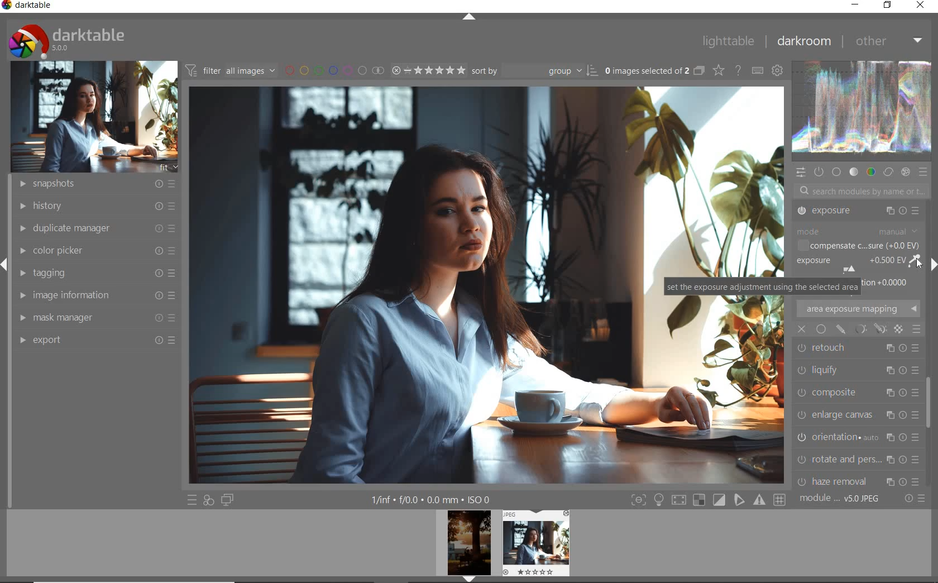  Describe the element at coordinates (870, 173) in the screenshot. I see `COLOR` at that location.